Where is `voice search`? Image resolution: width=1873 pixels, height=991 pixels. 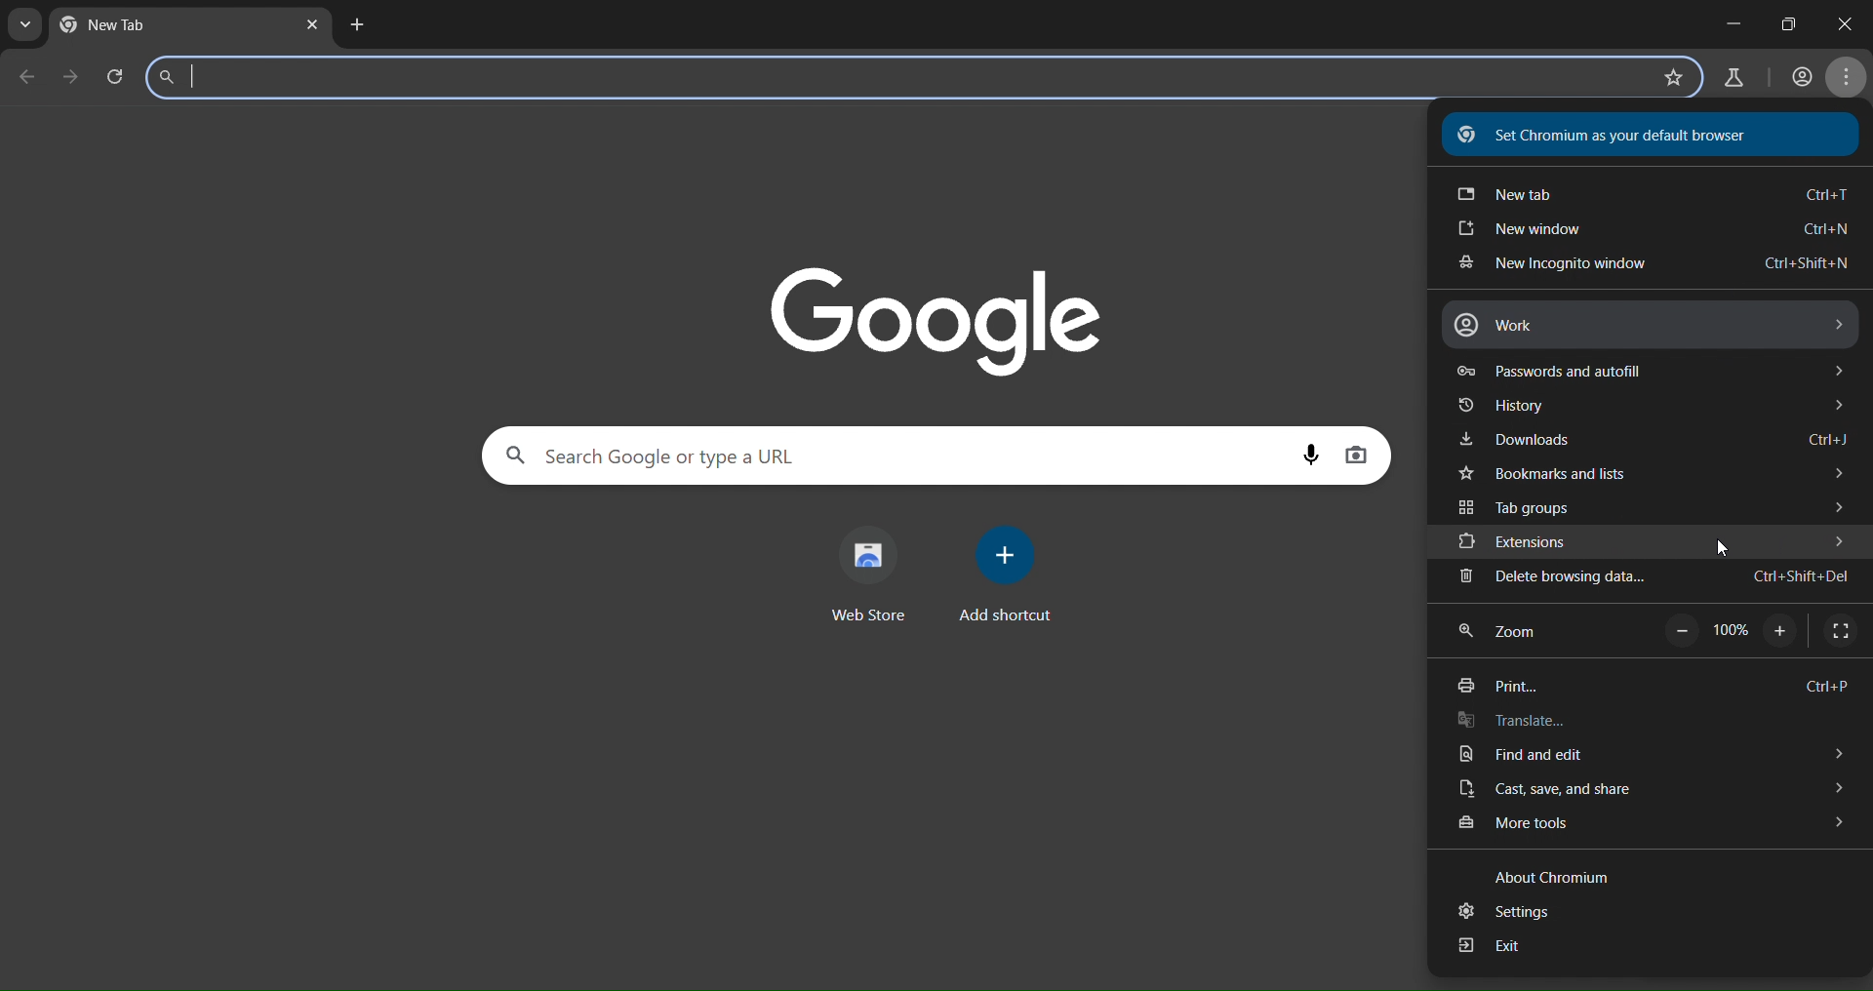
voice search is located at coordinates (1311, 453).